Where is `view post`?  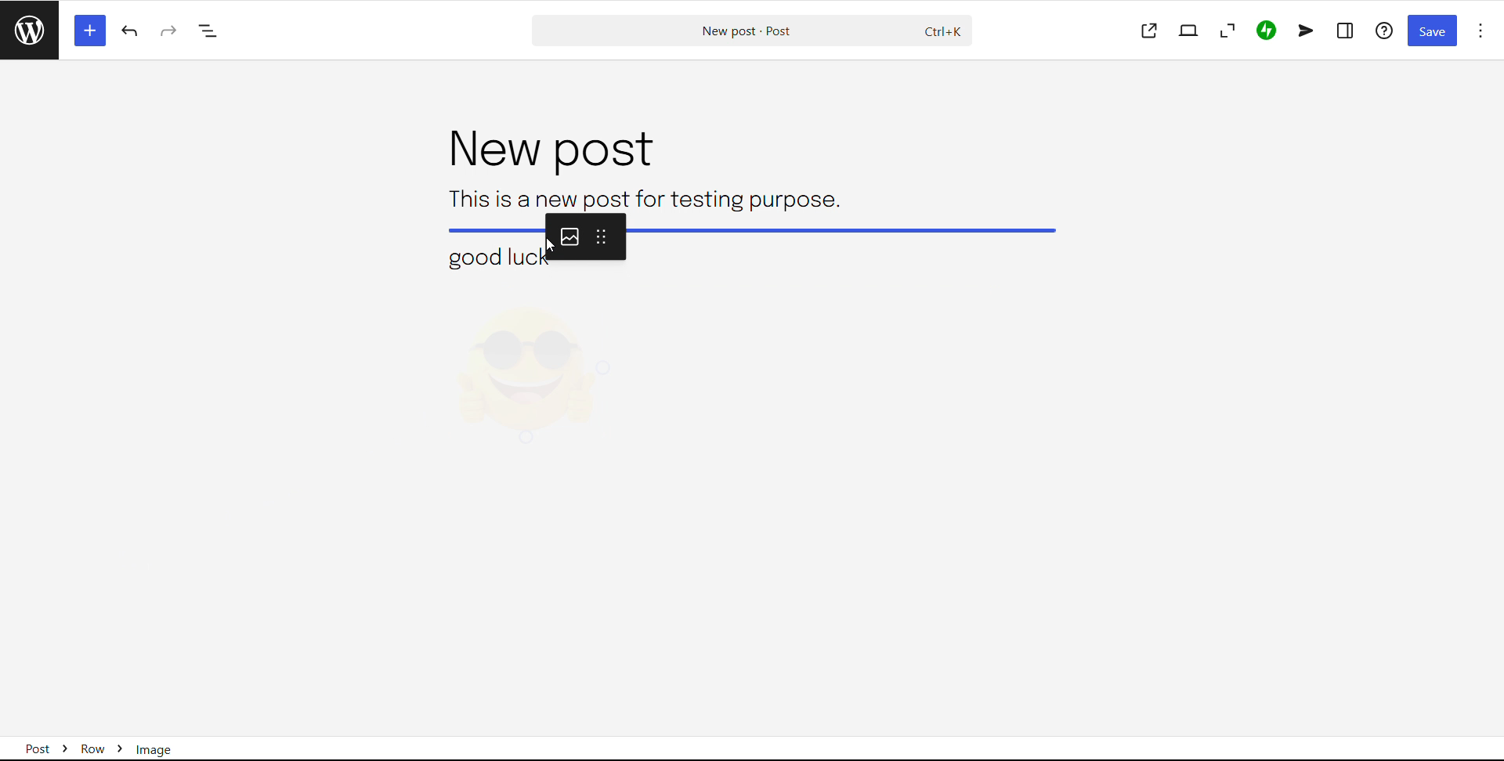
view post is located at coordinates (1149, 31).